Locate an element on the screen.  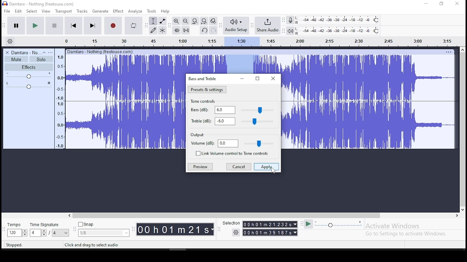
preview is located at coordinates (200, 167).